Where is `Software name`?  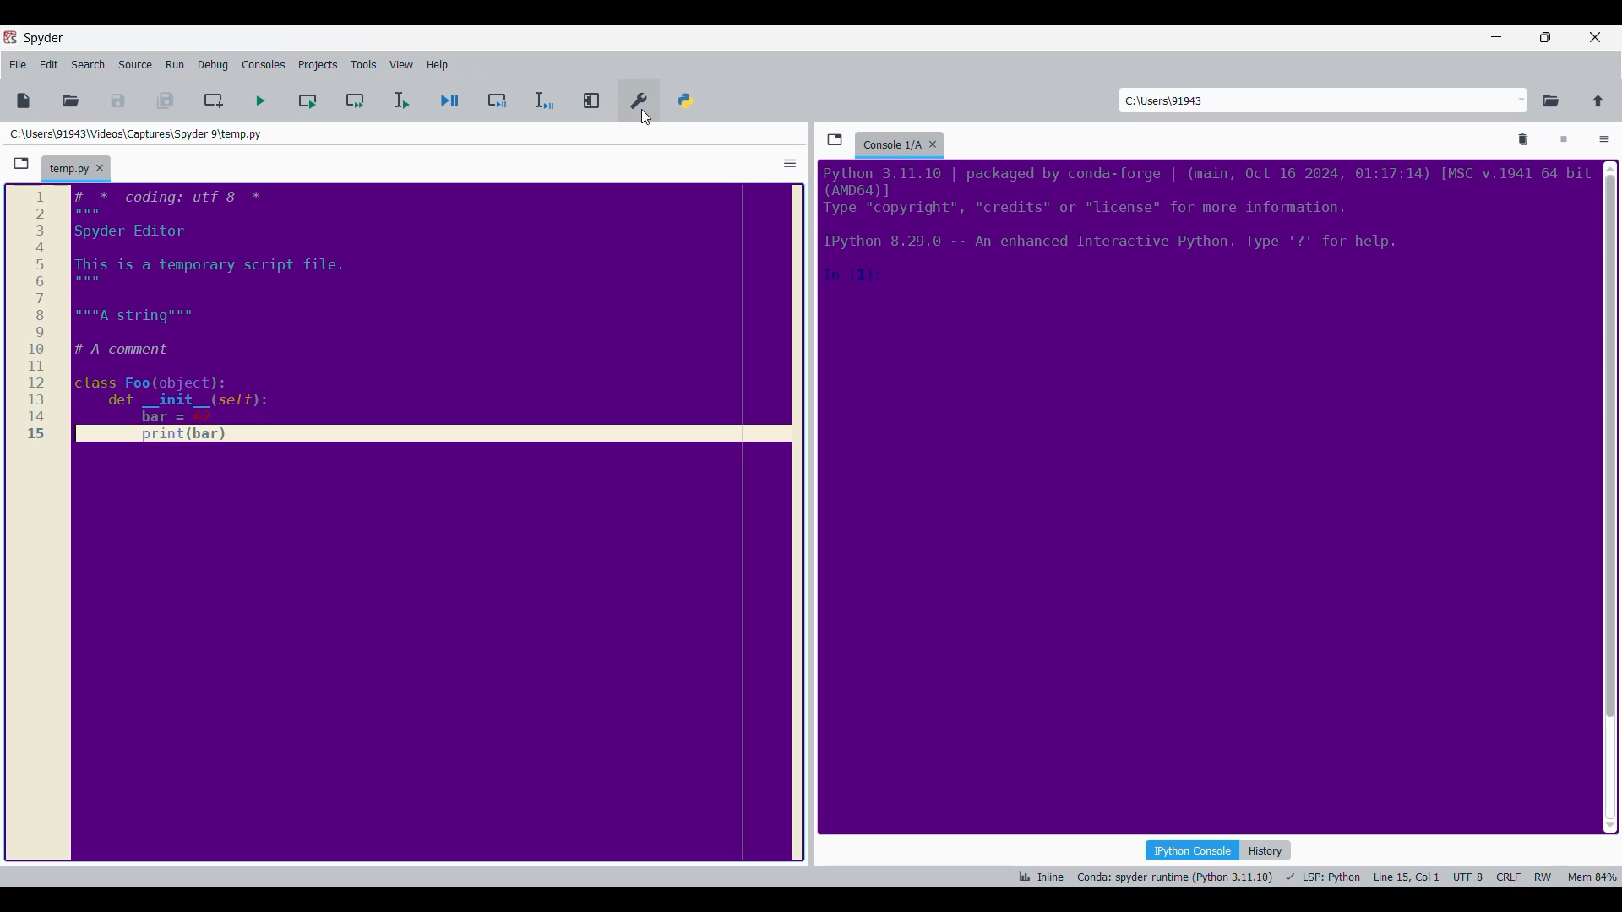 Software name is located at coordinates (44, 39).